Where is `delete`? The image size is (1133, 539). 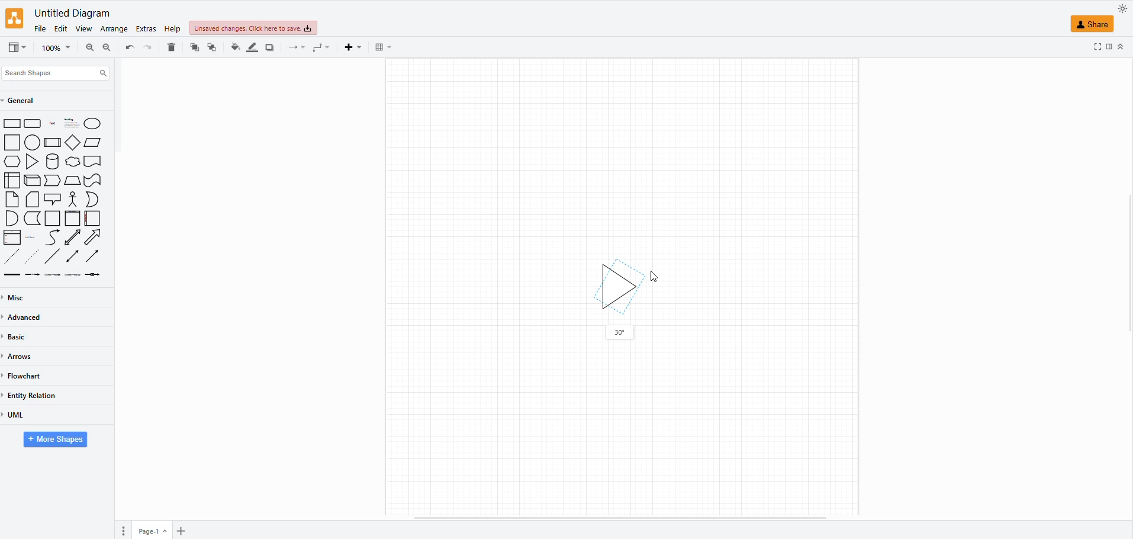 delete is located at coordinates (172, 44).